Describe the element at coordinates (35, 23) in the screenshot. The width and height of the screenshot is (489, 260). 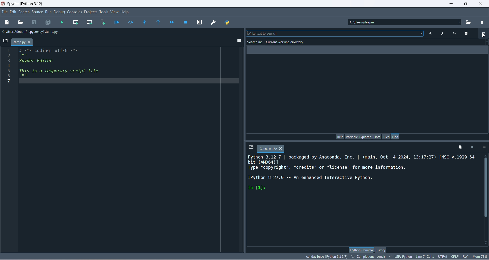
I see `save` at that location.